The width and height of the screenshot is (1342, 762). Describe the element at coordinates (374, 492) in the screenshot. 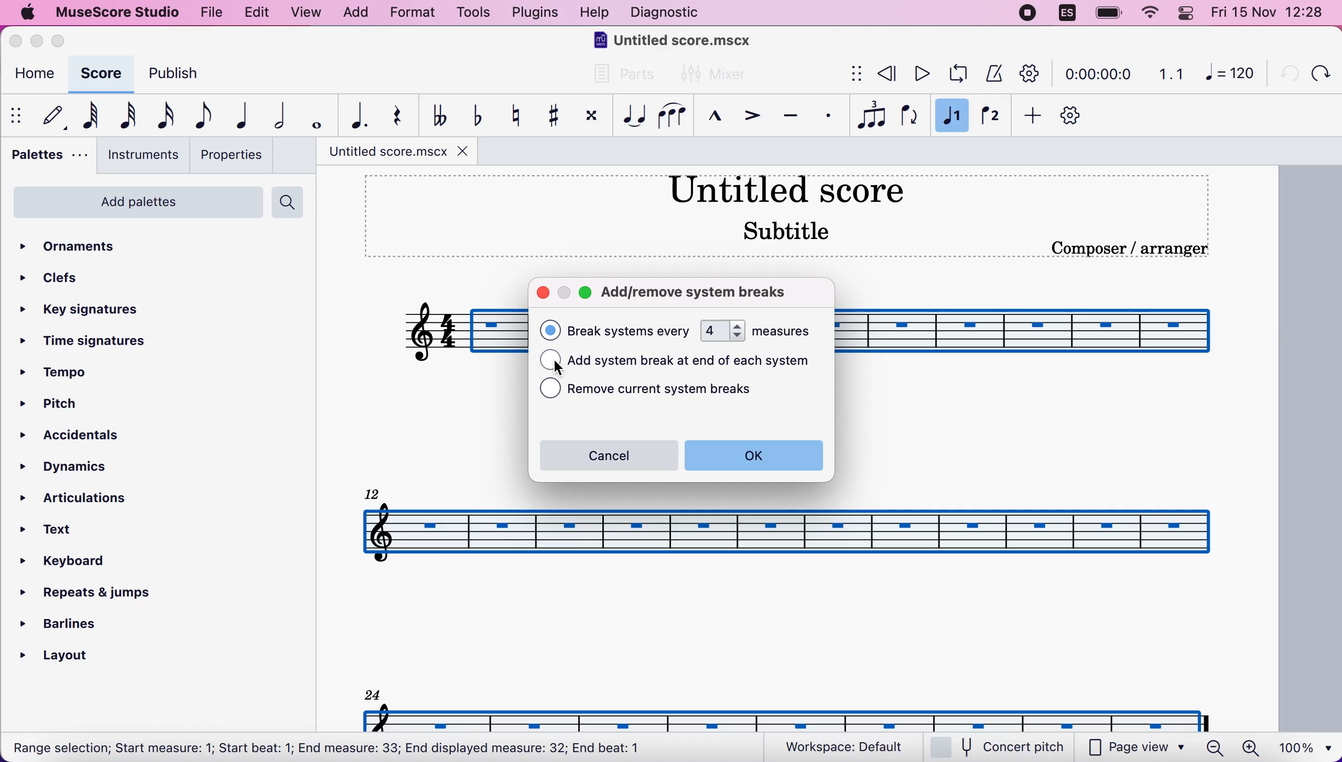

I see `12` at that location.